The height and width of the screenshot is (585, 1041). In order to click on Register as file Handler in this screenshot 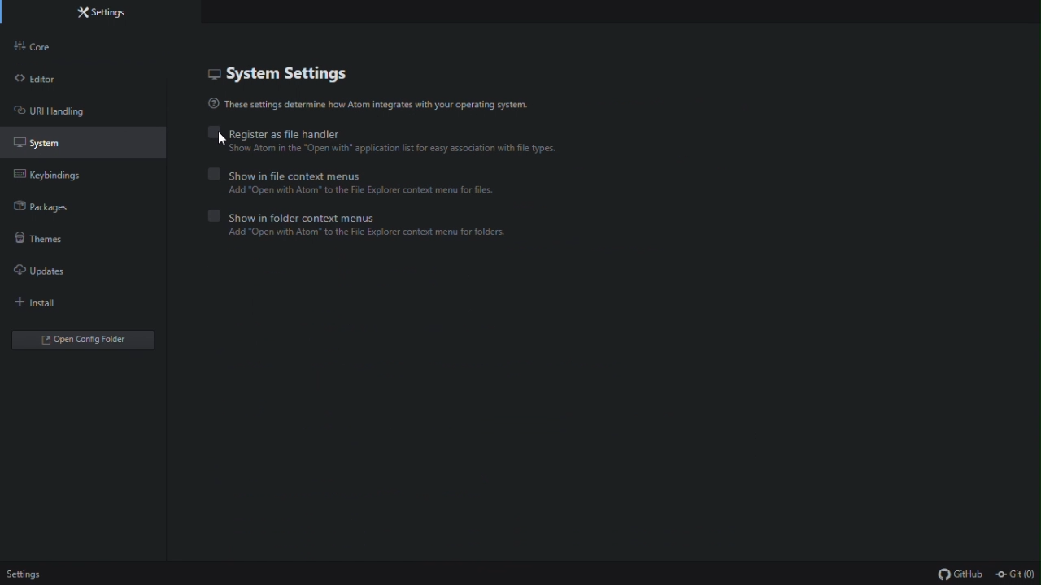, I will do `click(386, 133)`.